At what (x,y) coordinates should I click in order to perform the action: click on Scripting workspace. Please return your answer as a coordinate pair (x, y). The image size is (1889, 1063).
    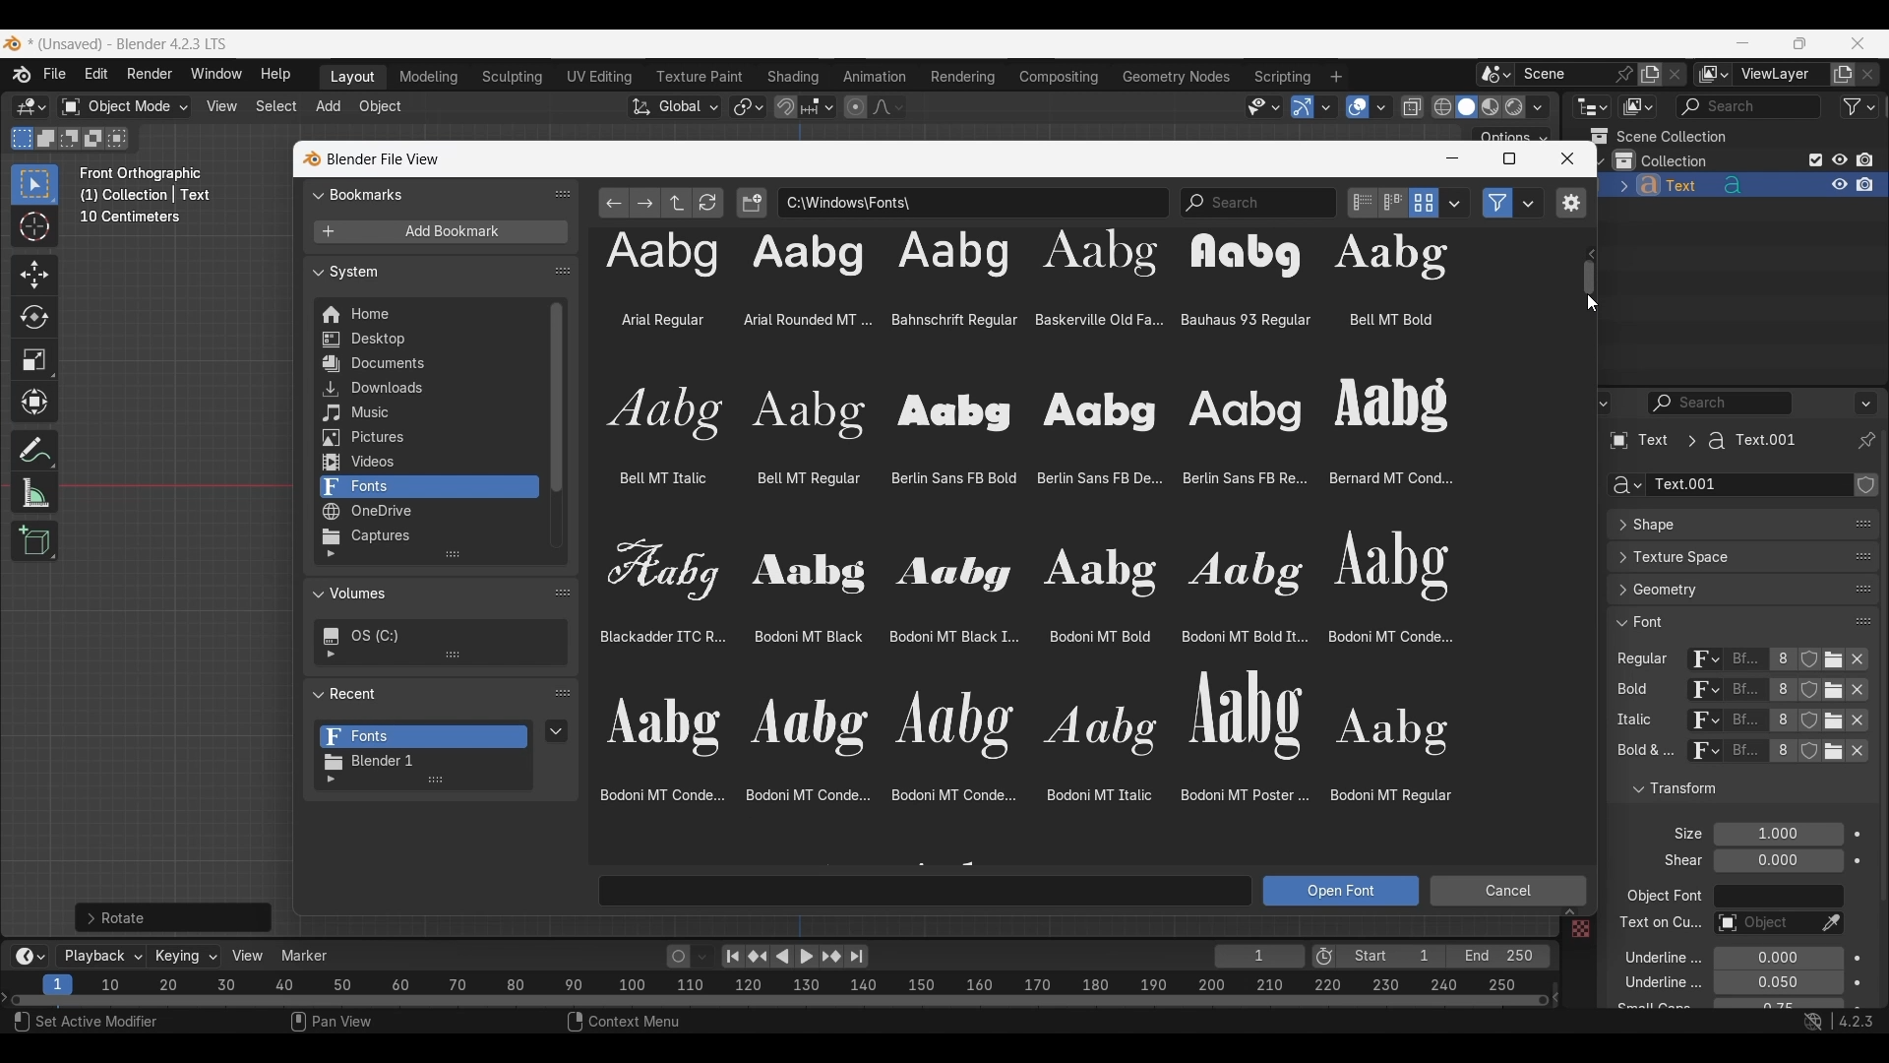
    Looking at the image, I should click on (1280, 76).